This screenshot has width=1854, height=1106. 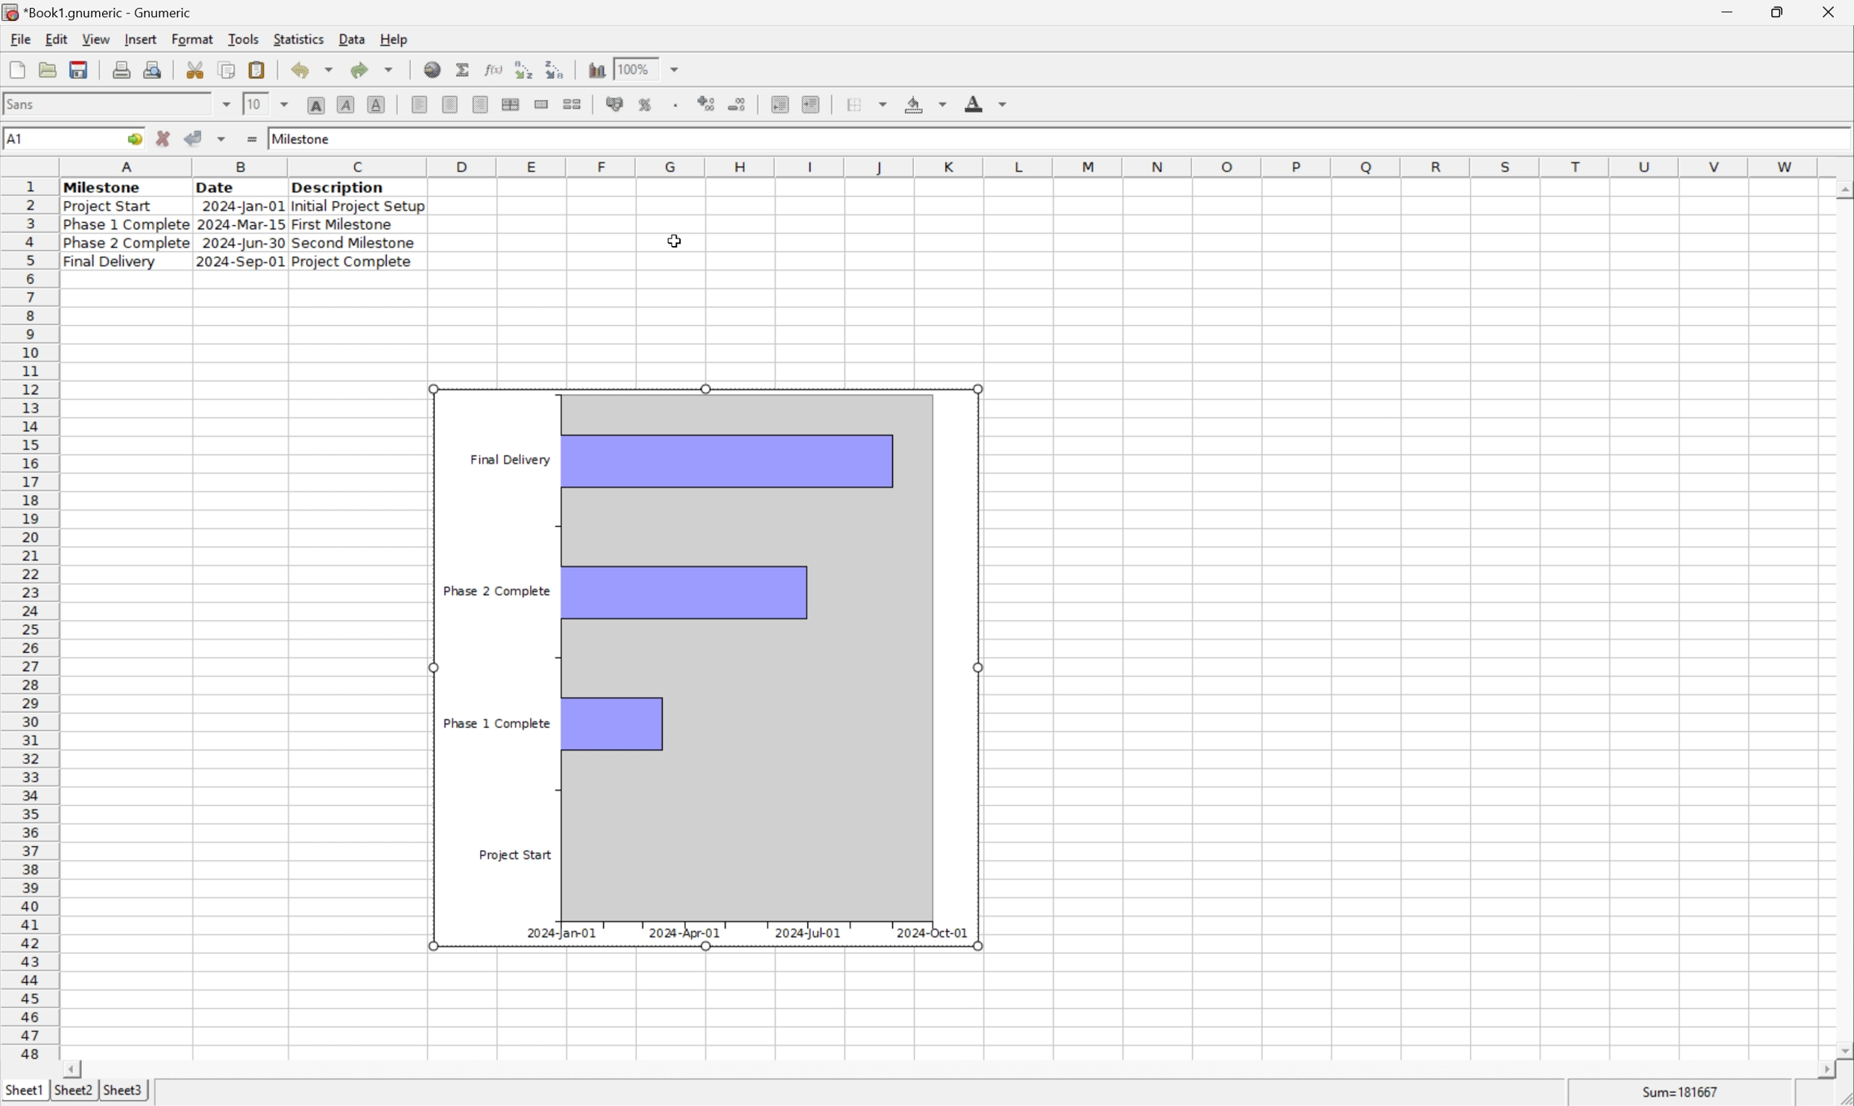 I want to click on print preview, so click(x=122, y=69).